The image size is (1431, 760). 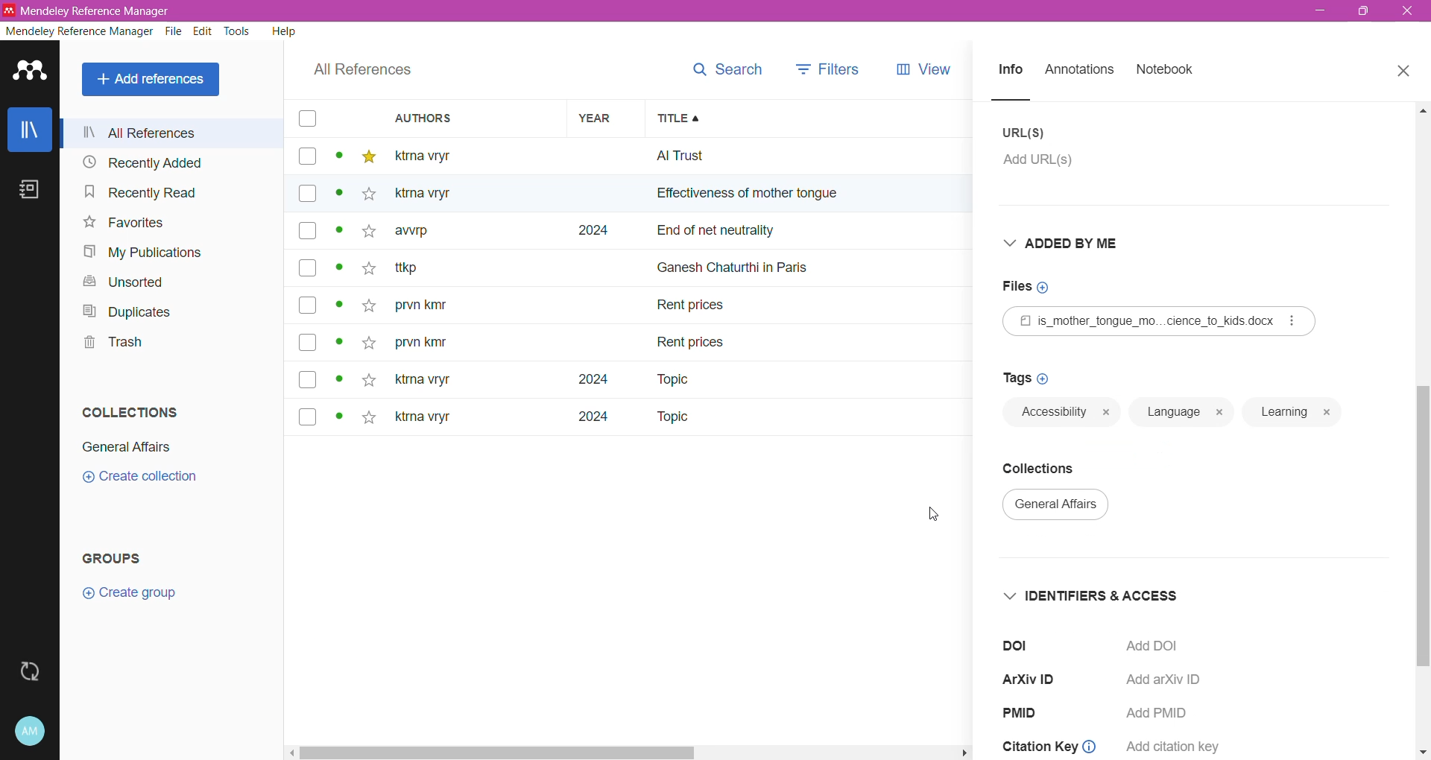 I want to click on Annotations, so click(x=1079, y=71).